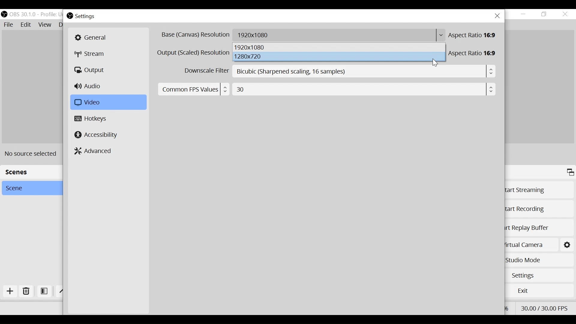 The image size is (576, 324). What do you see at coordinates (565, 14) in the screenshot?
I see `Close` at bounding box center [565, 14].